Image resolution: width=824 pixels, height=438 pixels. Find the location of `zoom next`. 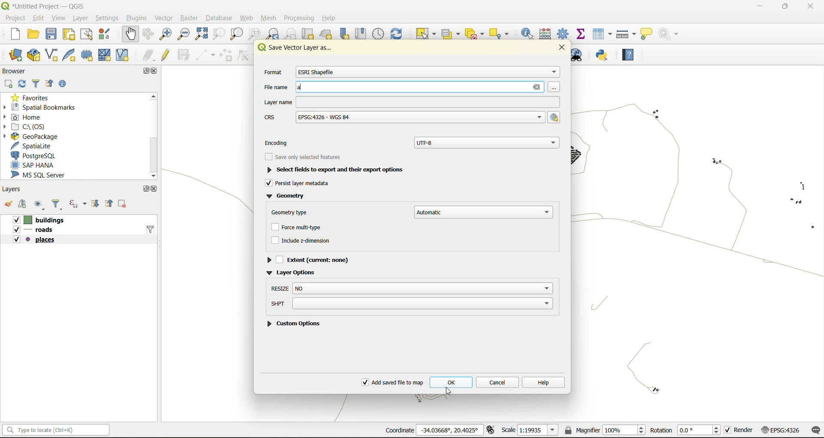

zoom next is located at coordinates (289, 34).